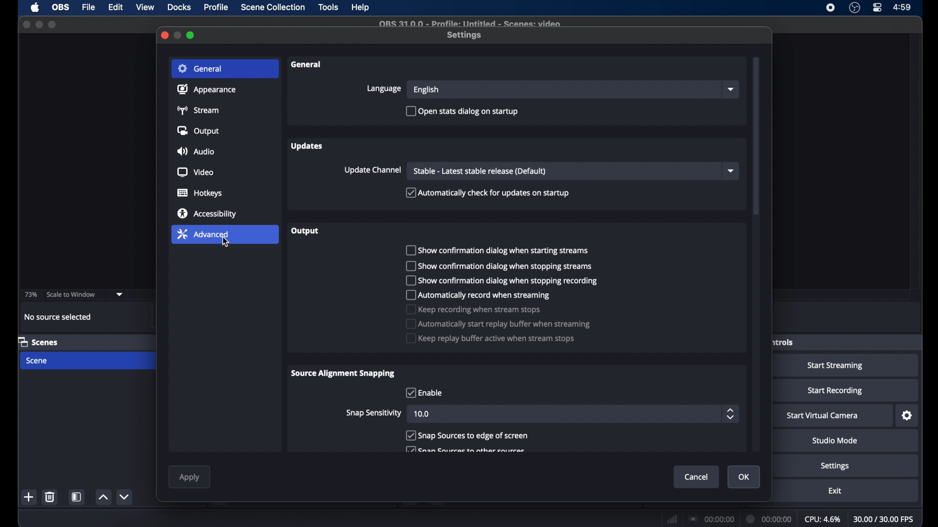 The image size is (938, 527). What do you see at coordinates (125, 497) in the screenshot?
I see `decrement` at bounding box center [125, 497].